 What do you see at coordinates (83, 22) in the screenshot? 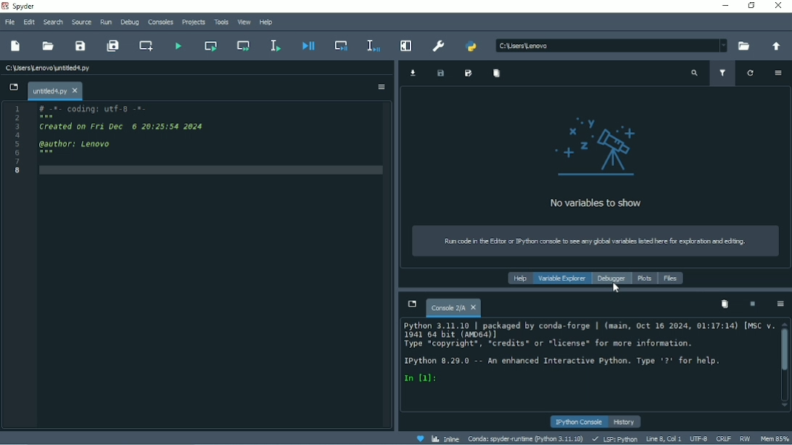
I see `Source` at bounding box center [83, 22].